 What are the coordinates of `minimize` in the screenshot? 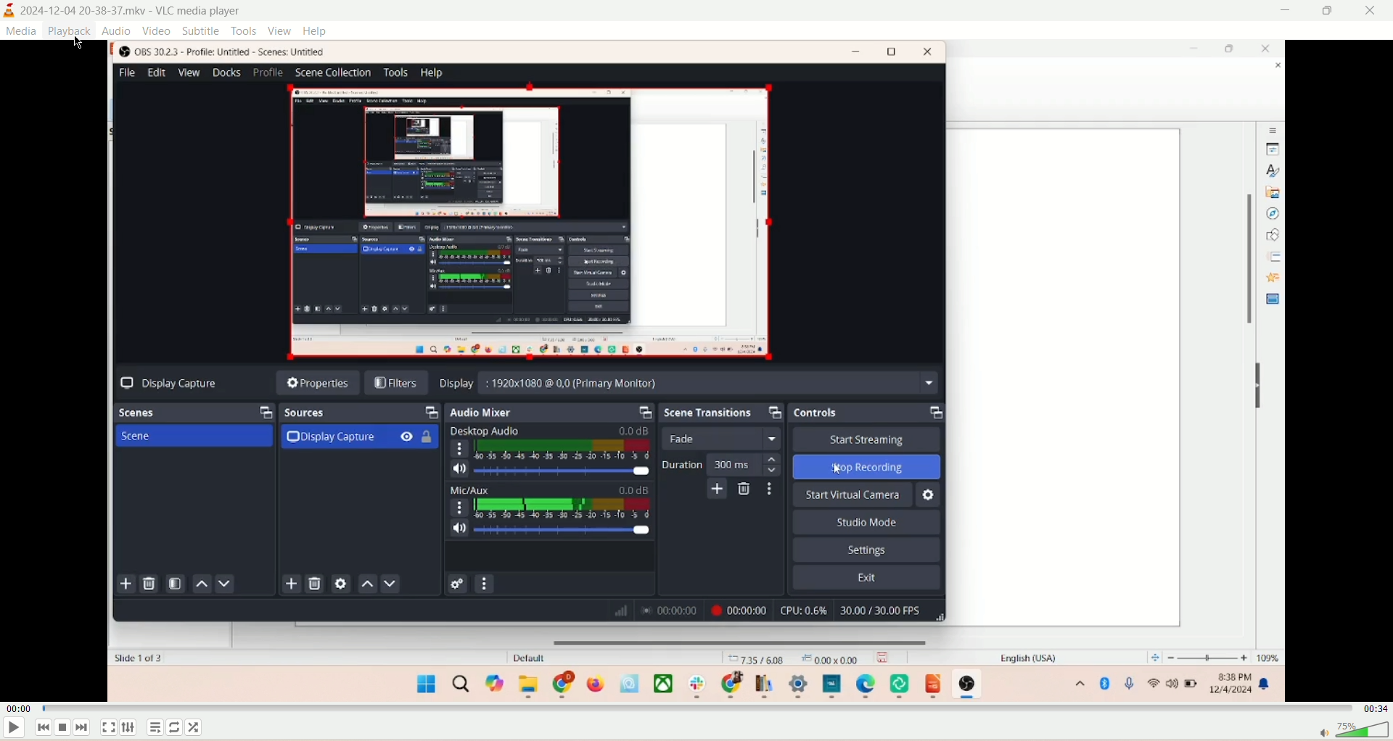 It's located at (1285, 11).